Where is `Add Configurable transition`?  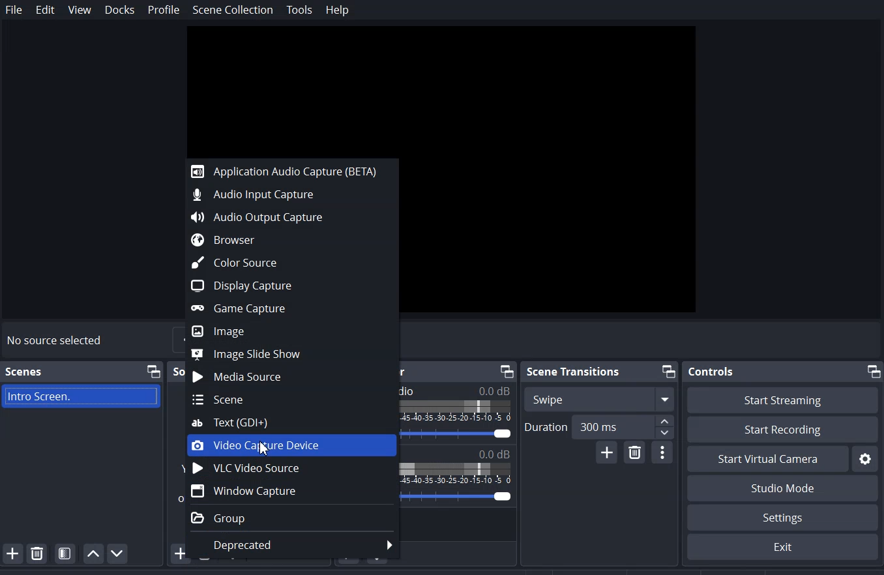 Add Configurable transition is located at coordinates (607, 452).